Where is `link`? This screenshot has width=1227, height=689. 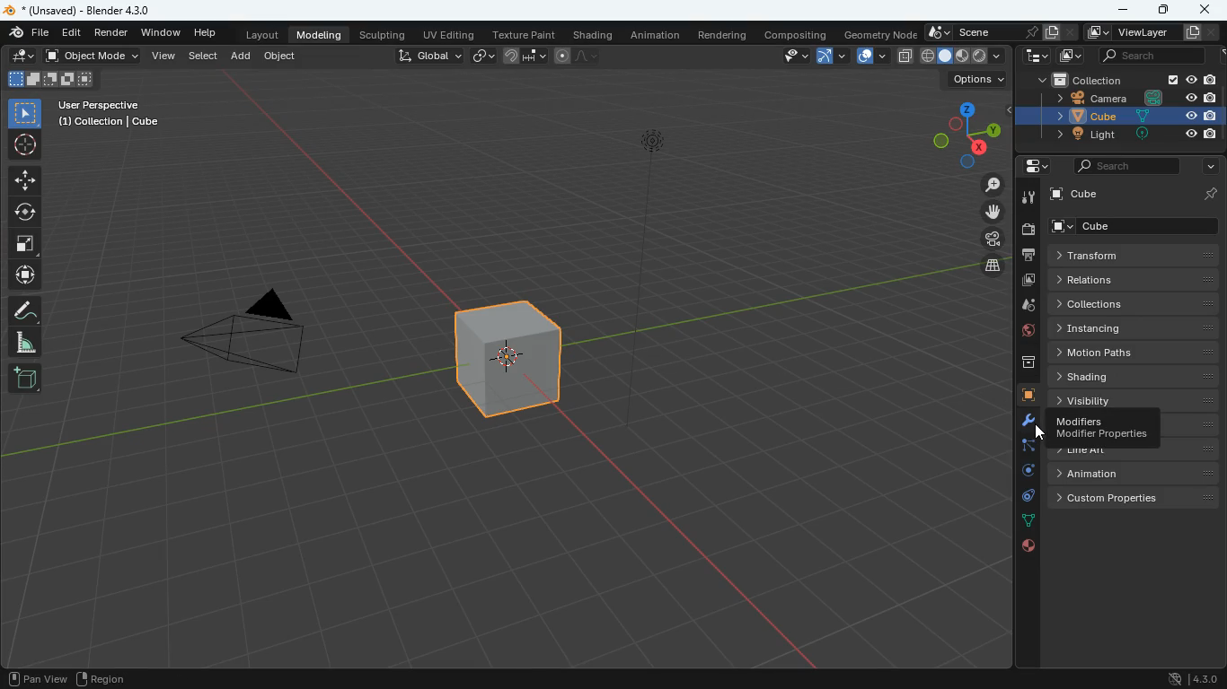 link is located at coordinates (481, 55).